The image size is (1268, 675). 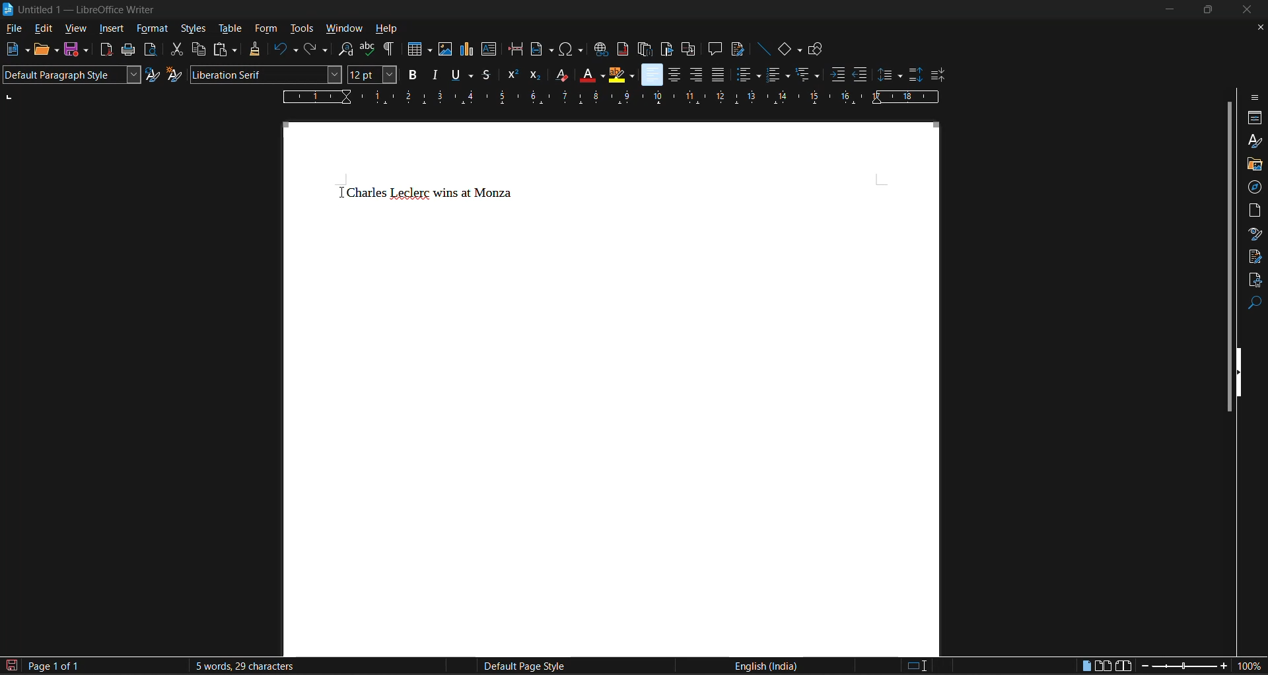 I want to click on insert field, so click(x=543, y=50).